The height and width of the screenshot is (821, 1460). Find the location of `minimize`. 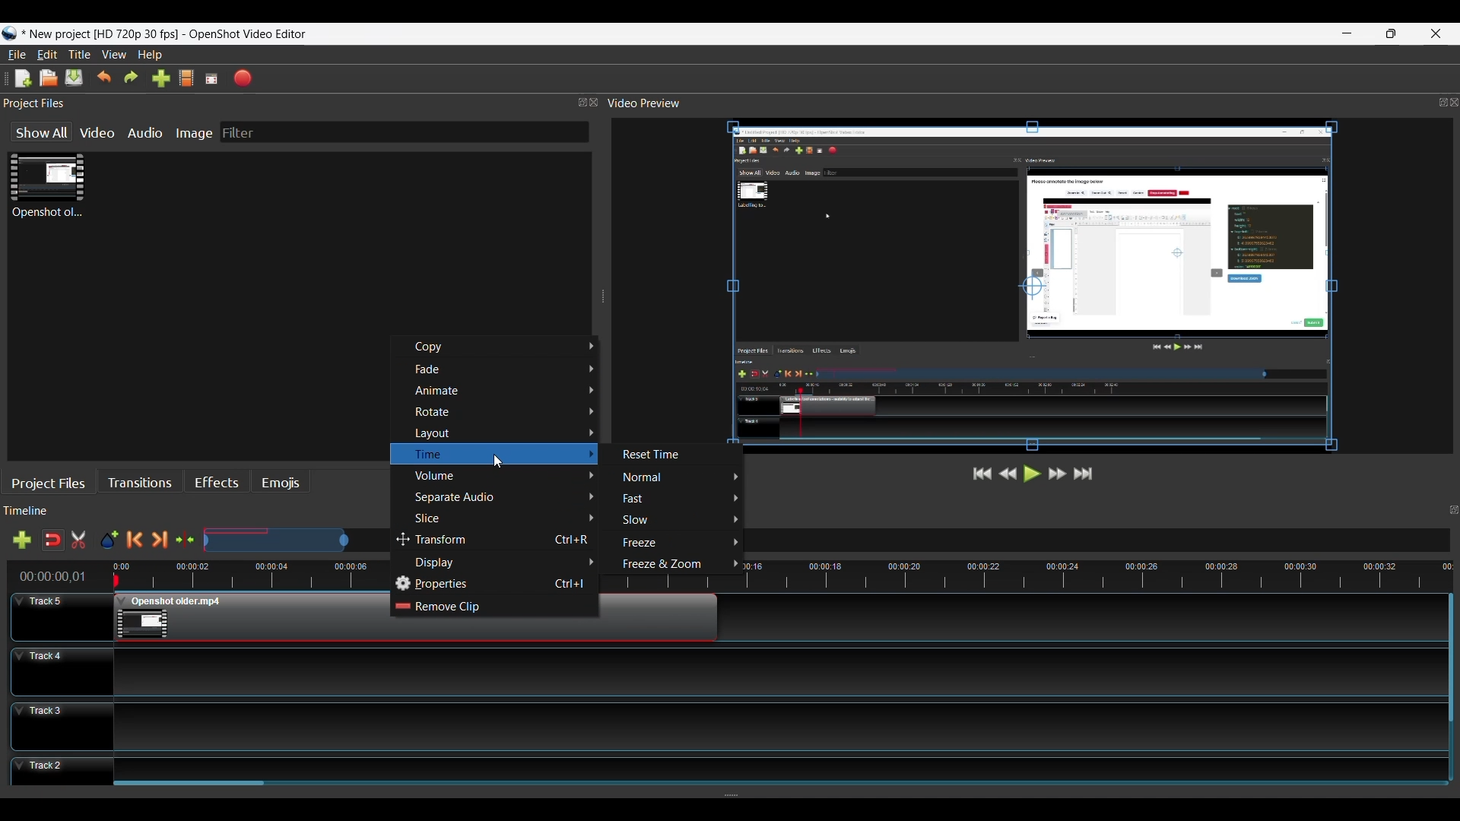

minimize is located at coordinates (1349, 33).